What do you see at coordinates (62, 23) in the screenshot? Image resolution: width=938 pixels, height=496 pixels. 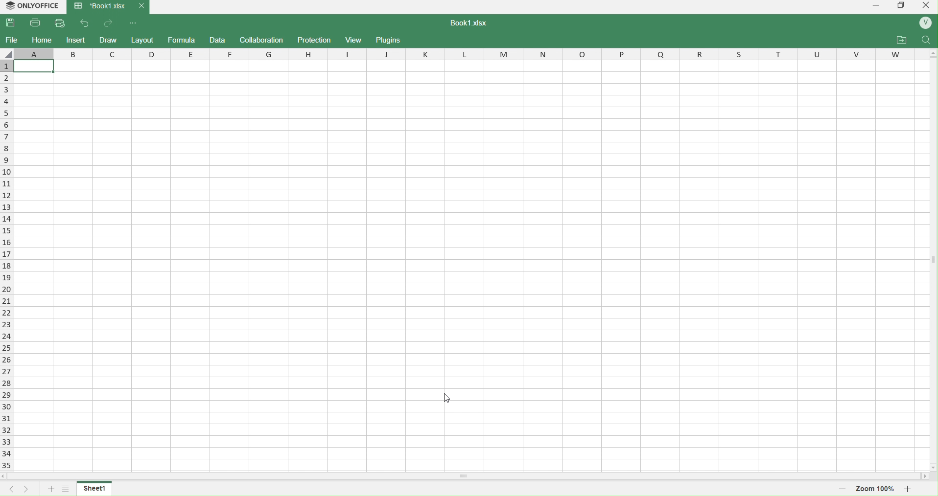 I see `quick print` at bounding box center [62, 23].